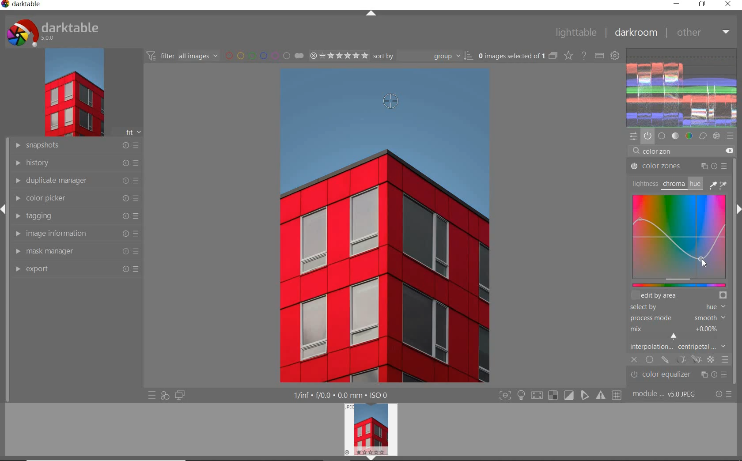  I want to click on expand/collapse, so click(371, 14).